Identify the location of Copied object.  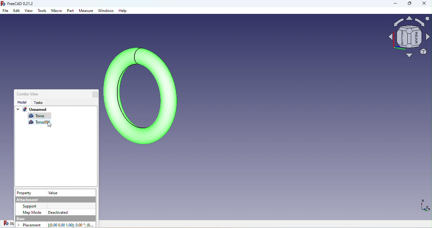
(41, 123).